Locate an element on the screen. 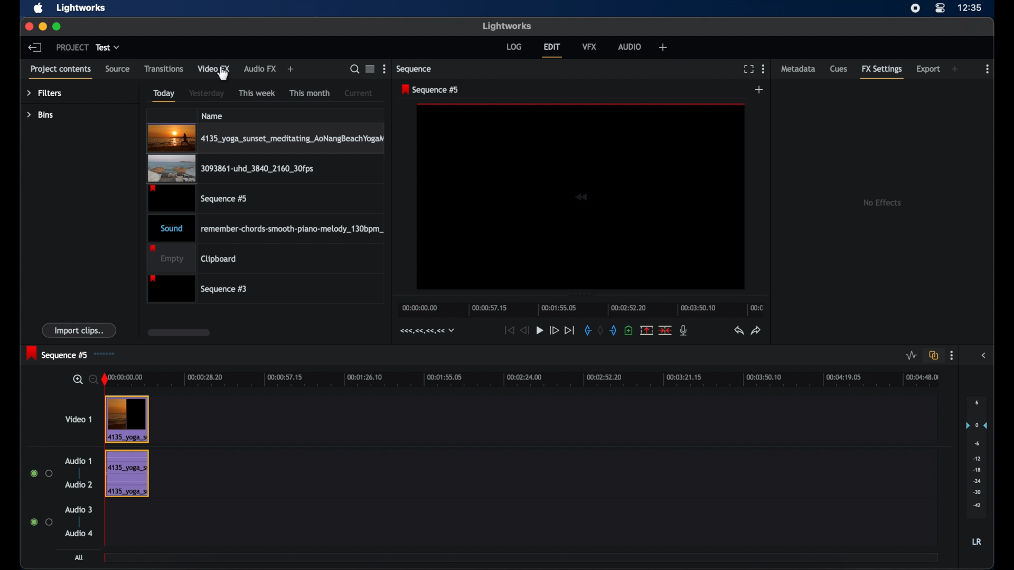 The image size is (1014, 570). log is located at coordinates (514, 47).